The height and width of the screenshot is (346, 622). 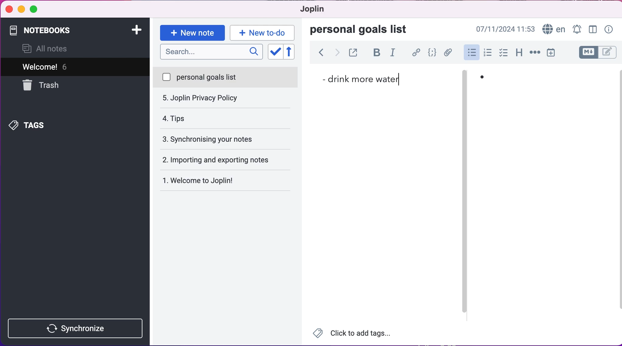 What do you see at coordinates (226, 78) in the screenshot?
I see `personal goals list` at bounding box center [226, 78].